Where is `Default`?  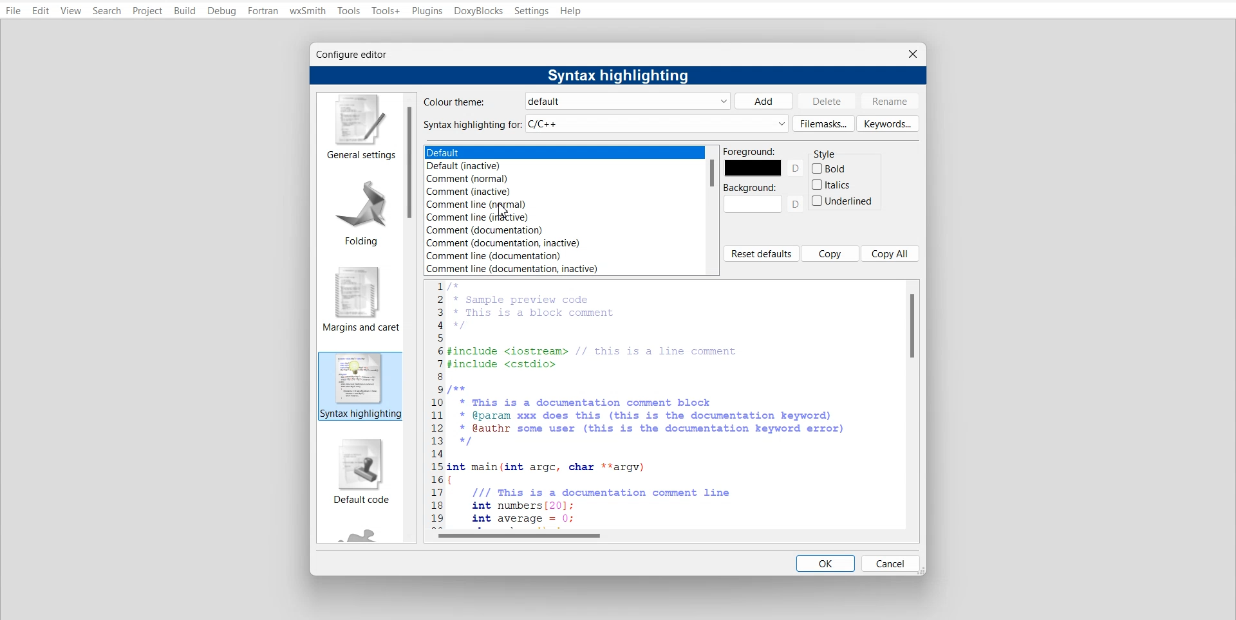
Default is located at coordinates (517, 152).